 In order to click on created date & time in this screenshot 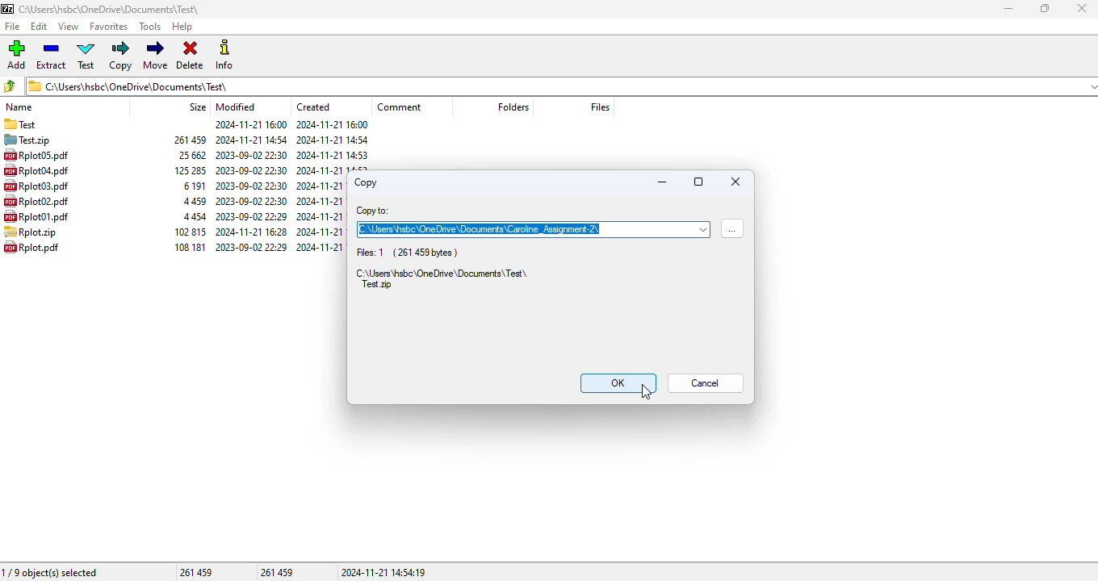, I will do `click(333, 140)`.